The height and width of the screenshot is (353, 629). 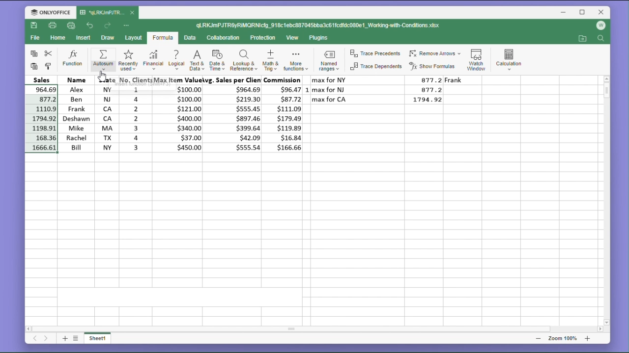 I want to click on states, so click(x=104, y=114).